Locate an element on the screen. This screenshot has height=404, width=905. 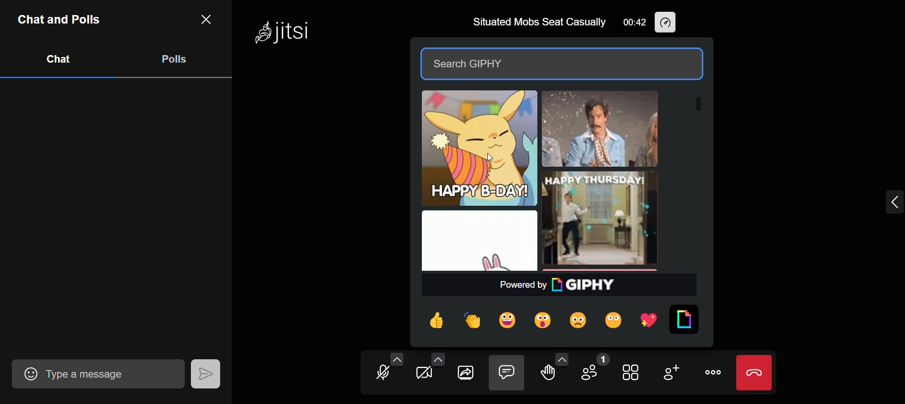
participants is located at coordinates (592, 365).